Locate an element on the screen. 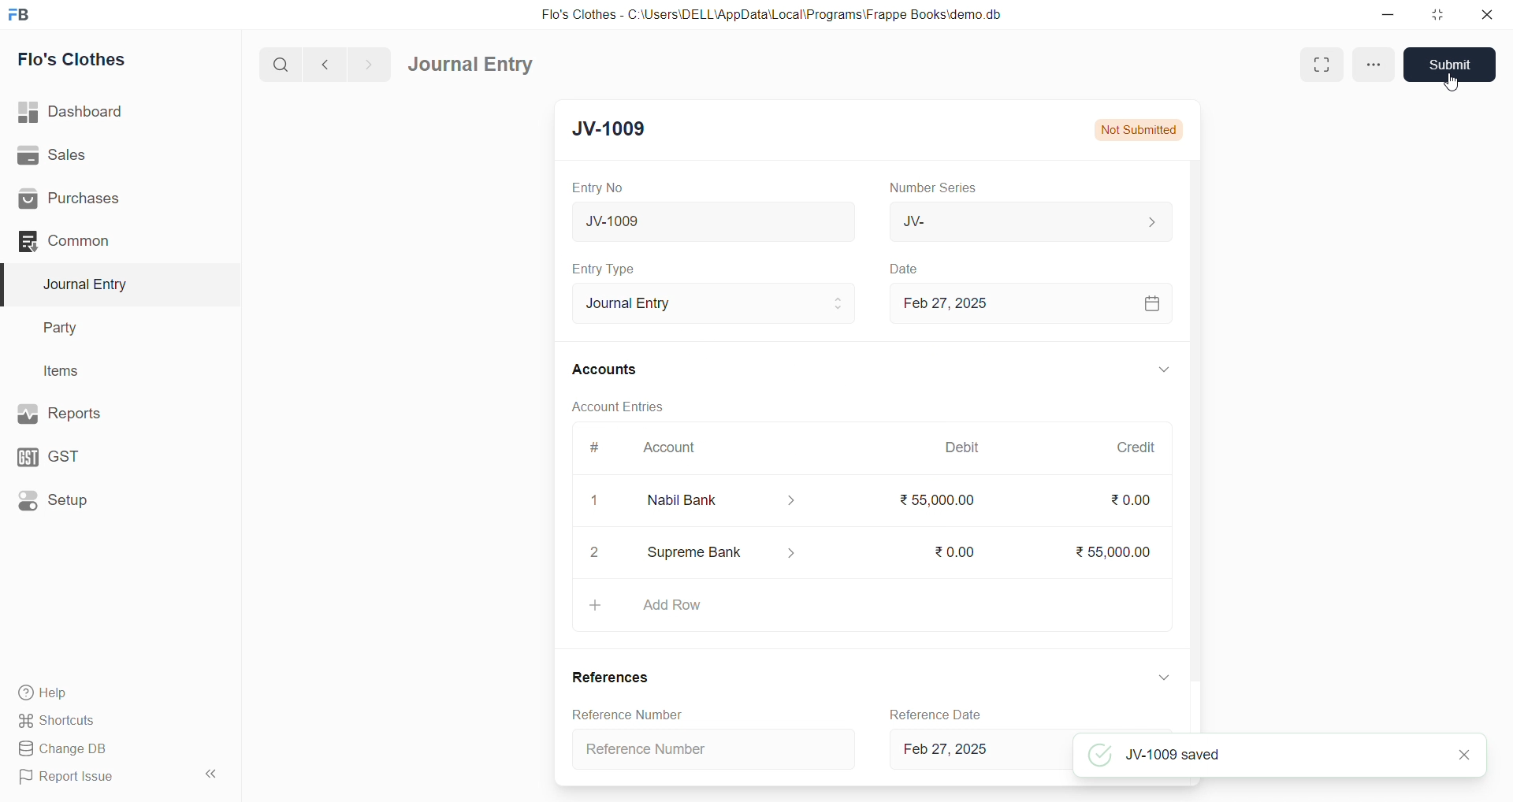 The image size is (1513, 802). CLOSE is located at coordinates (1465, 756).